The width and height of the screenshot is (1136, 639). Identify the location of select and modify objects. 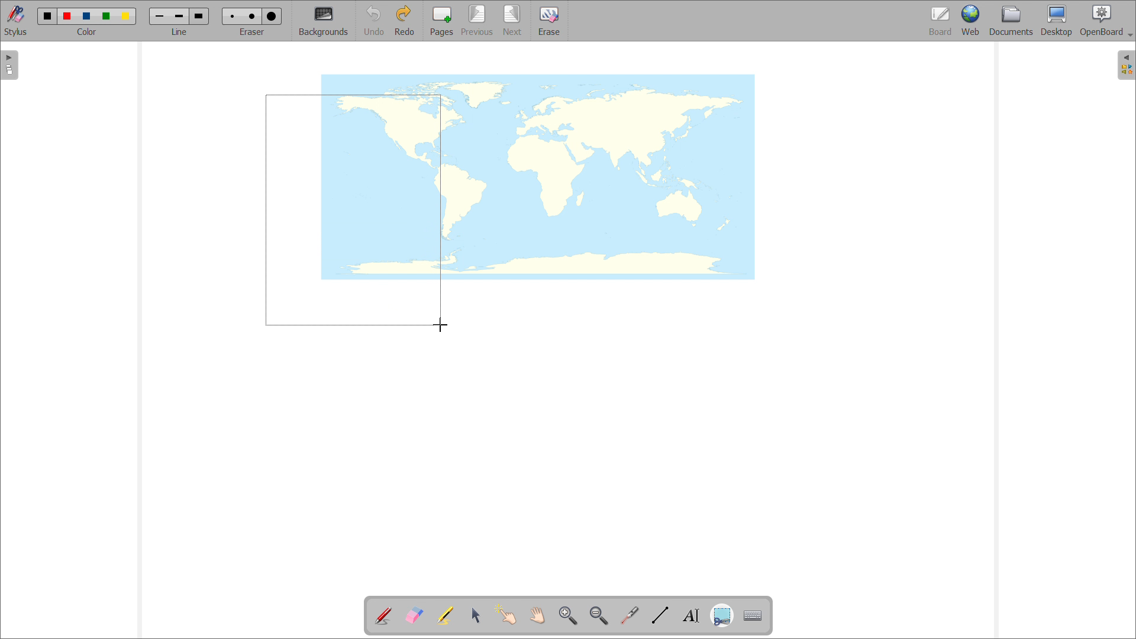
(476, 616).